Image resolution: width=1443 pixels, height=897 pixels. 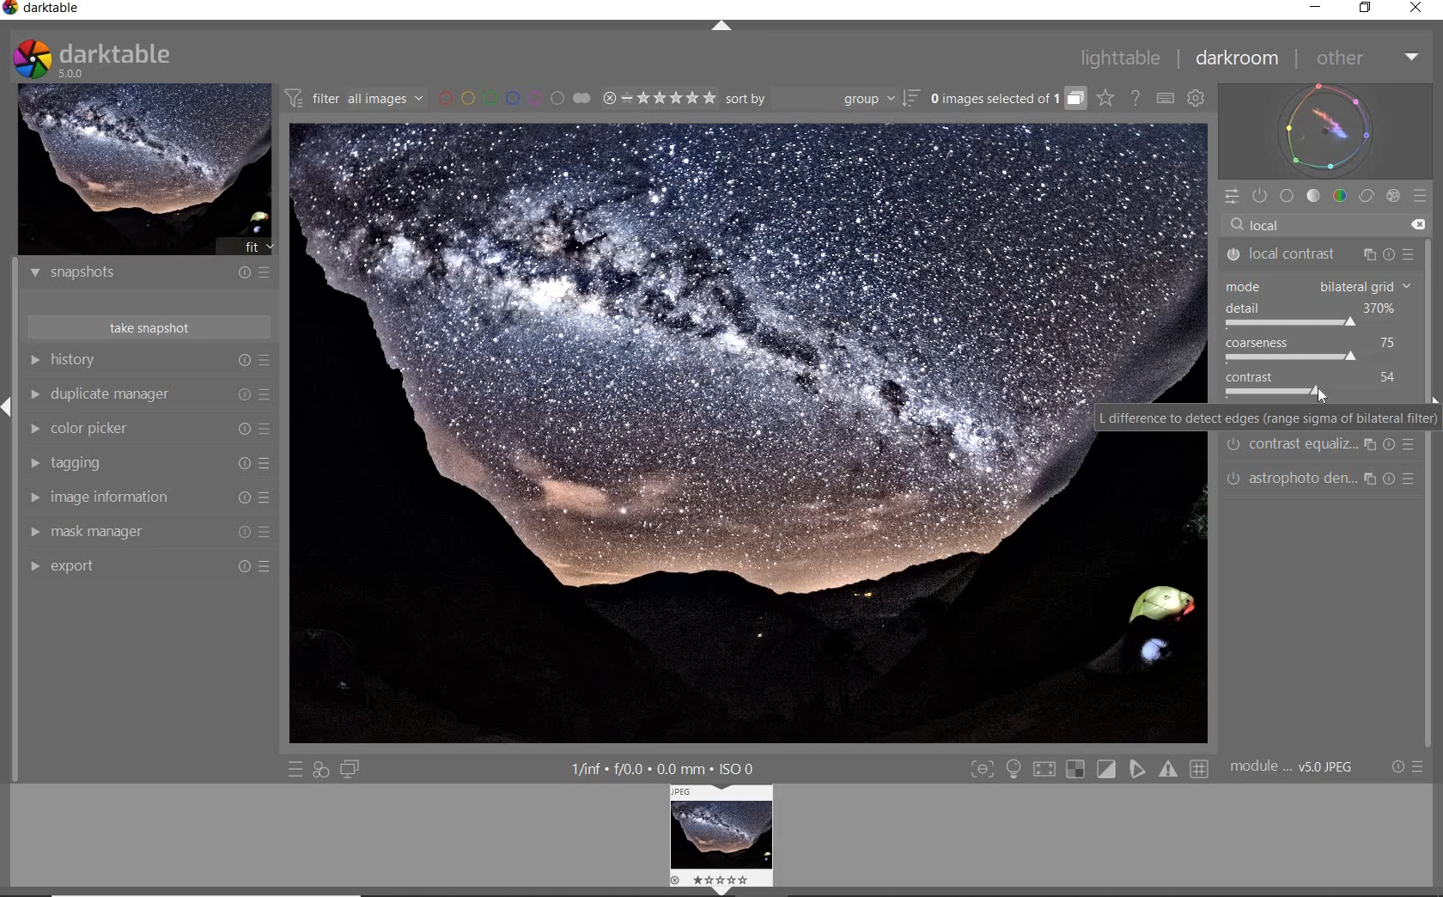 I want to click on Astrophoto denoise, so click(x=1301, y=479).